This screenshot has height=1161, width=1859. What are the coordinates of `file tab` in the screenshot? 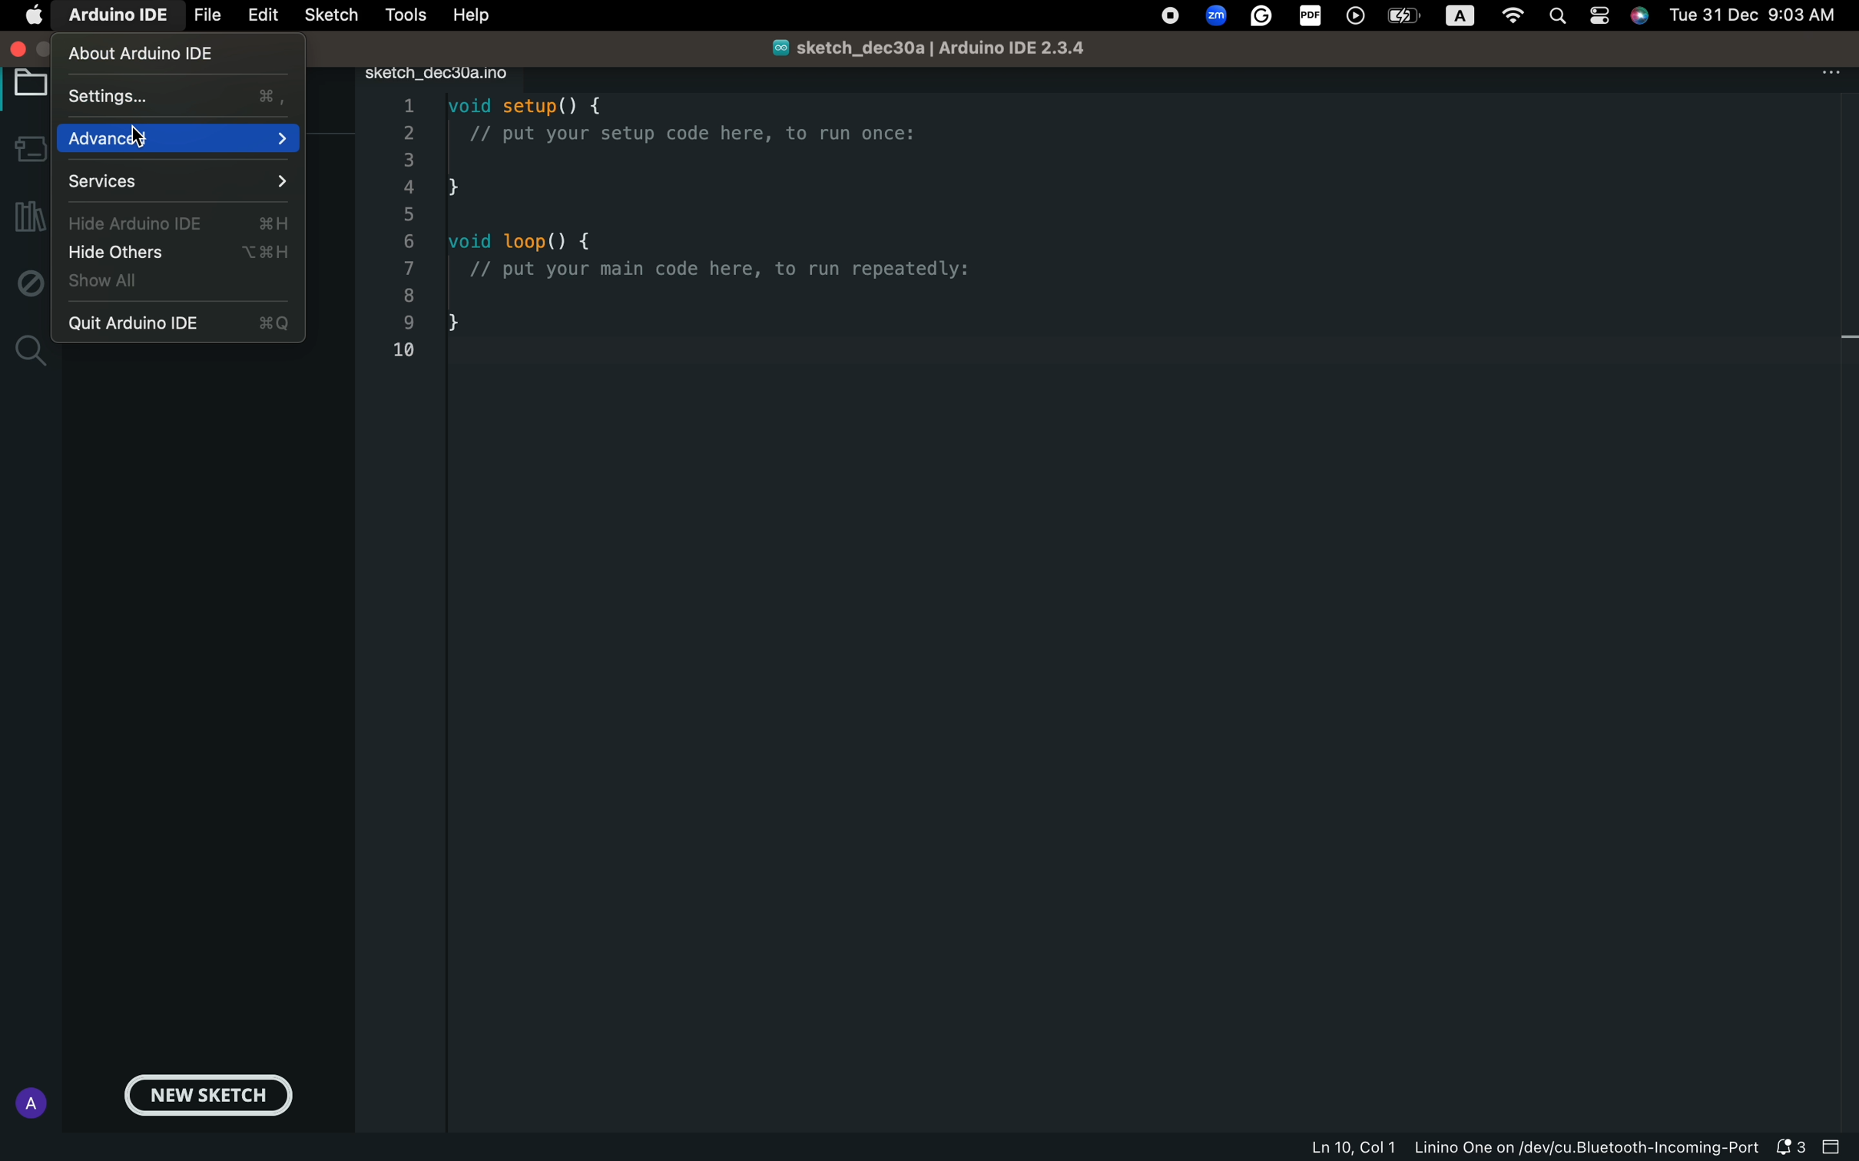 It's located at (462, 74).